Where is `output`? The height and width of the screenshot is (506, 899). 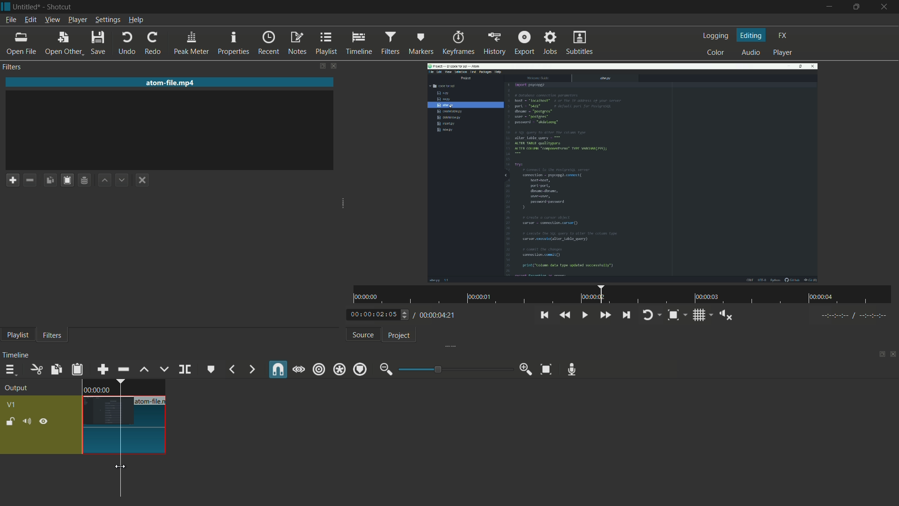 output is located at coordinates (17, 388).